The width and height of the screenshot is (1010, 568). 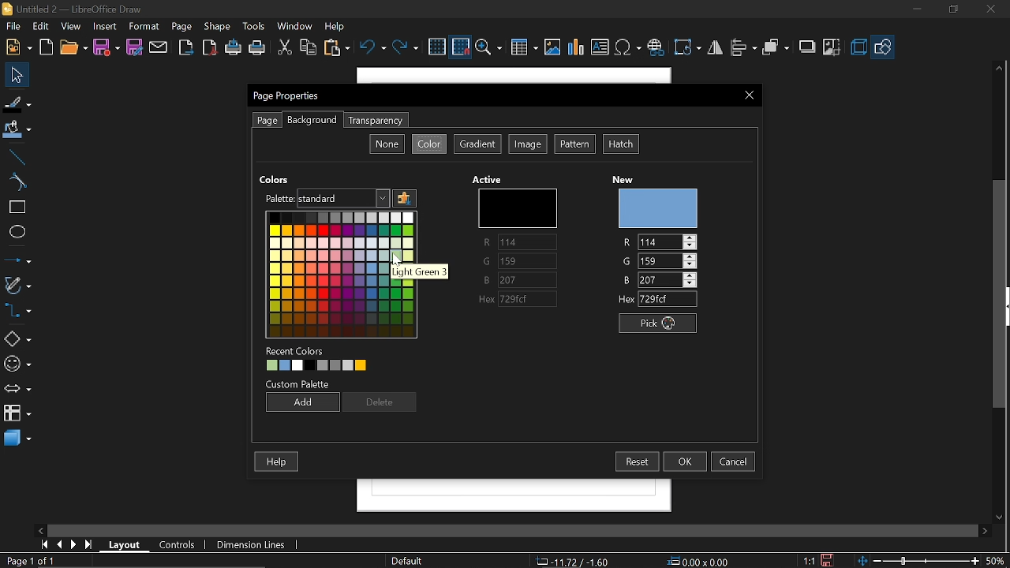 I want to click on Print, so click(x=257, y=48).